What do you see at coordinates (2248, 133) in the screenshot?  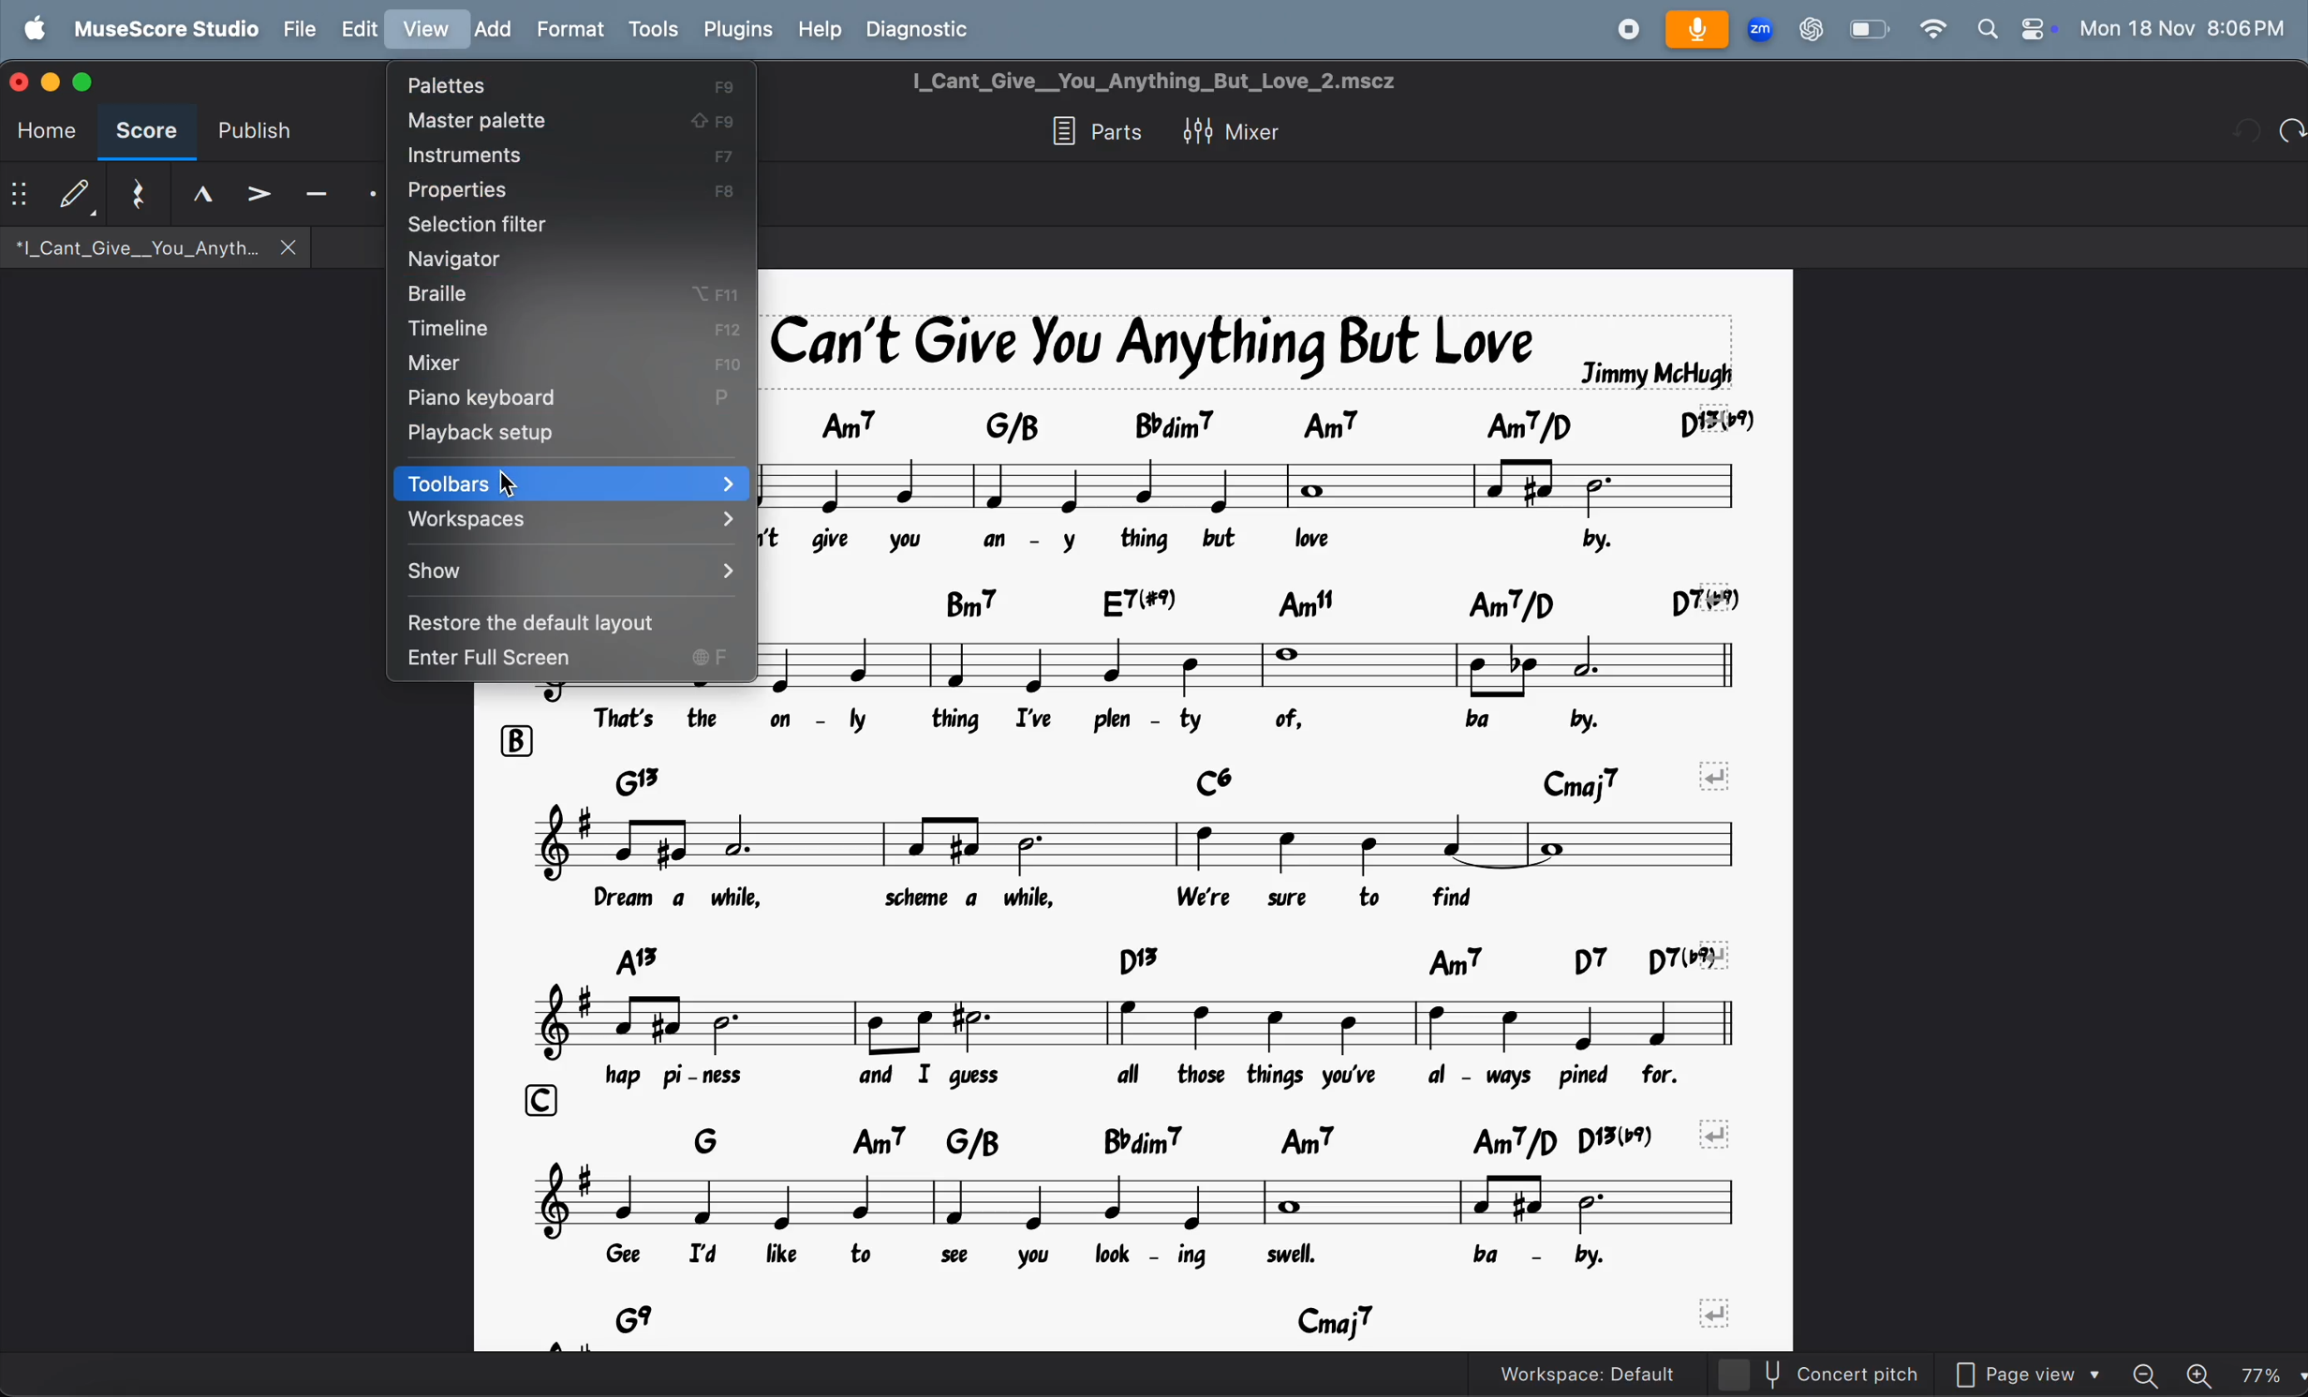 I see `redo` at bounding box center [2248, 133].